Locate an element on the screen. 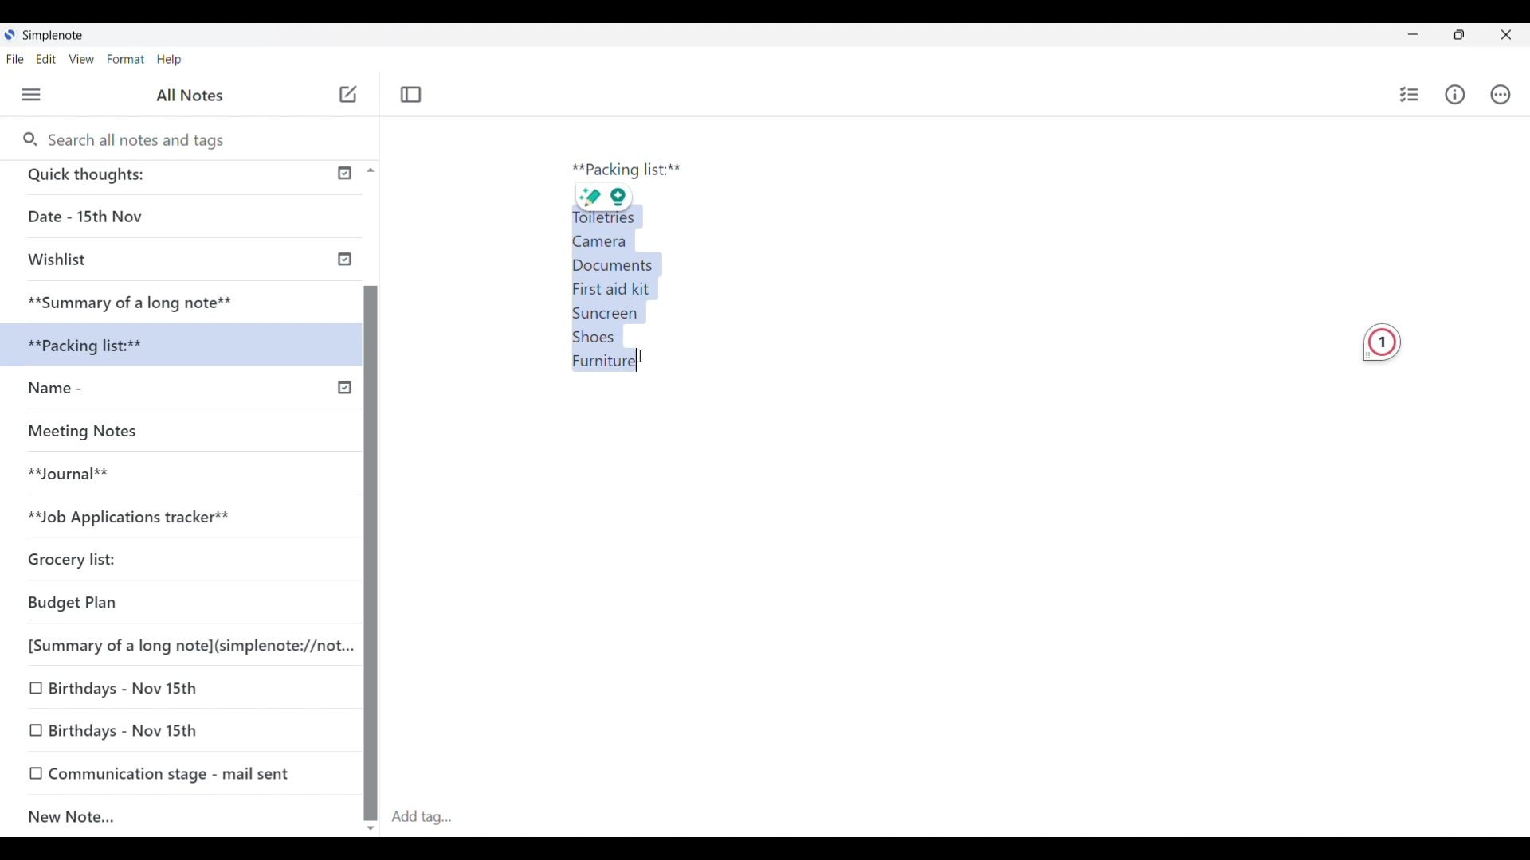 Image resolution: width=1530 pixels, height=860 pixels. Show interface in a smaller tab is located at coordinates (1460, 35).